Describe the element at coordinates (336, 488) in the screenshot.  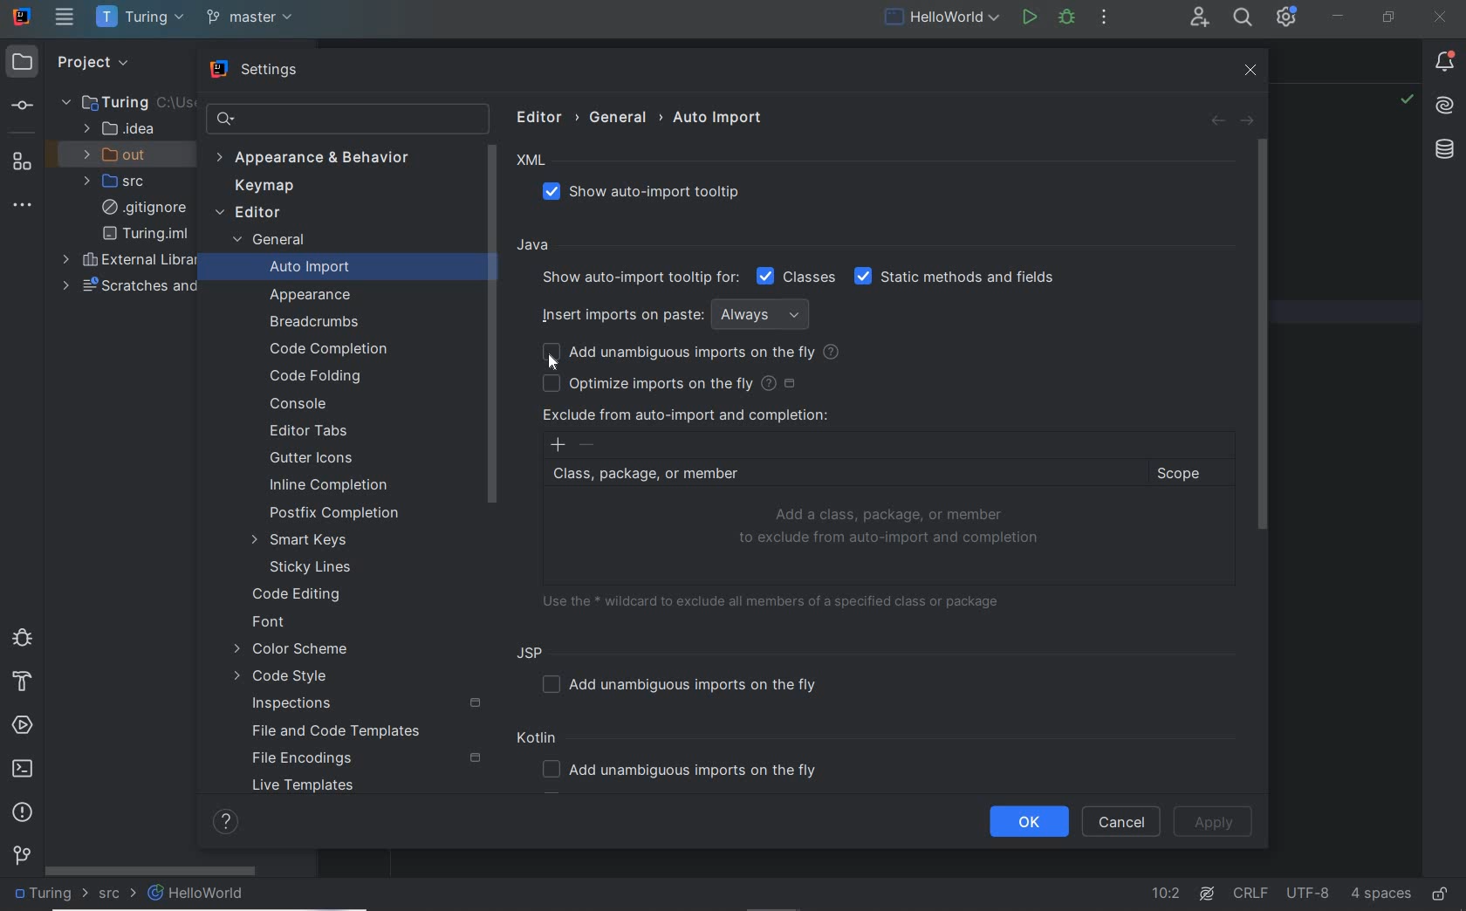
I see `INLINE COMPLETION` at that location.